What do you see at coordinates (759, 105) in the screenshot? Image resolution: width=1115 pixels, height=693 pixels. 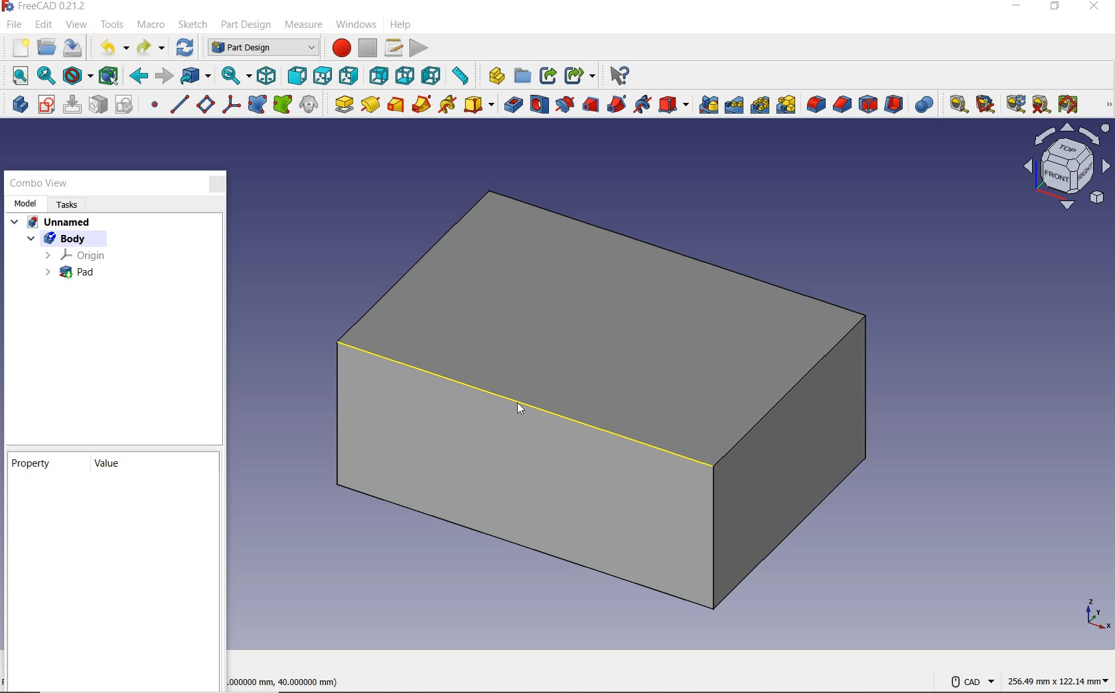 I see `polarpattern` at bounding box center [759, 105].